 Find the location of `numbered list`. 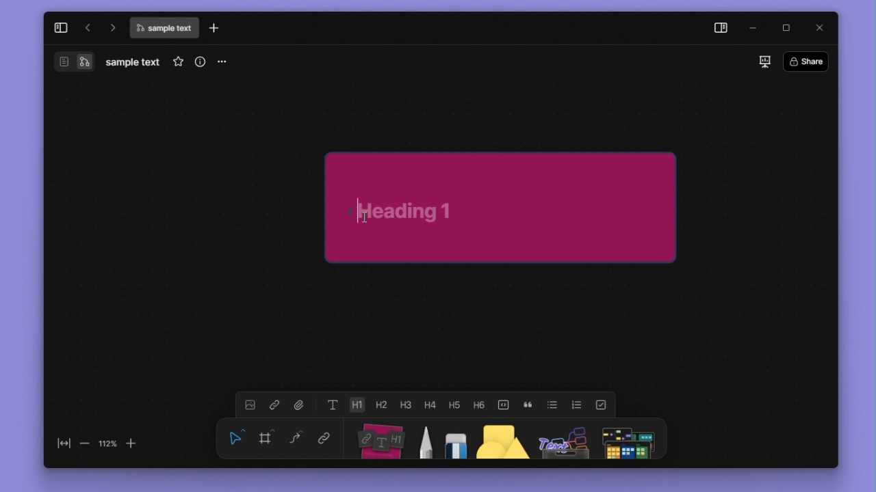

numbered list is located at coordinates (577, 405).